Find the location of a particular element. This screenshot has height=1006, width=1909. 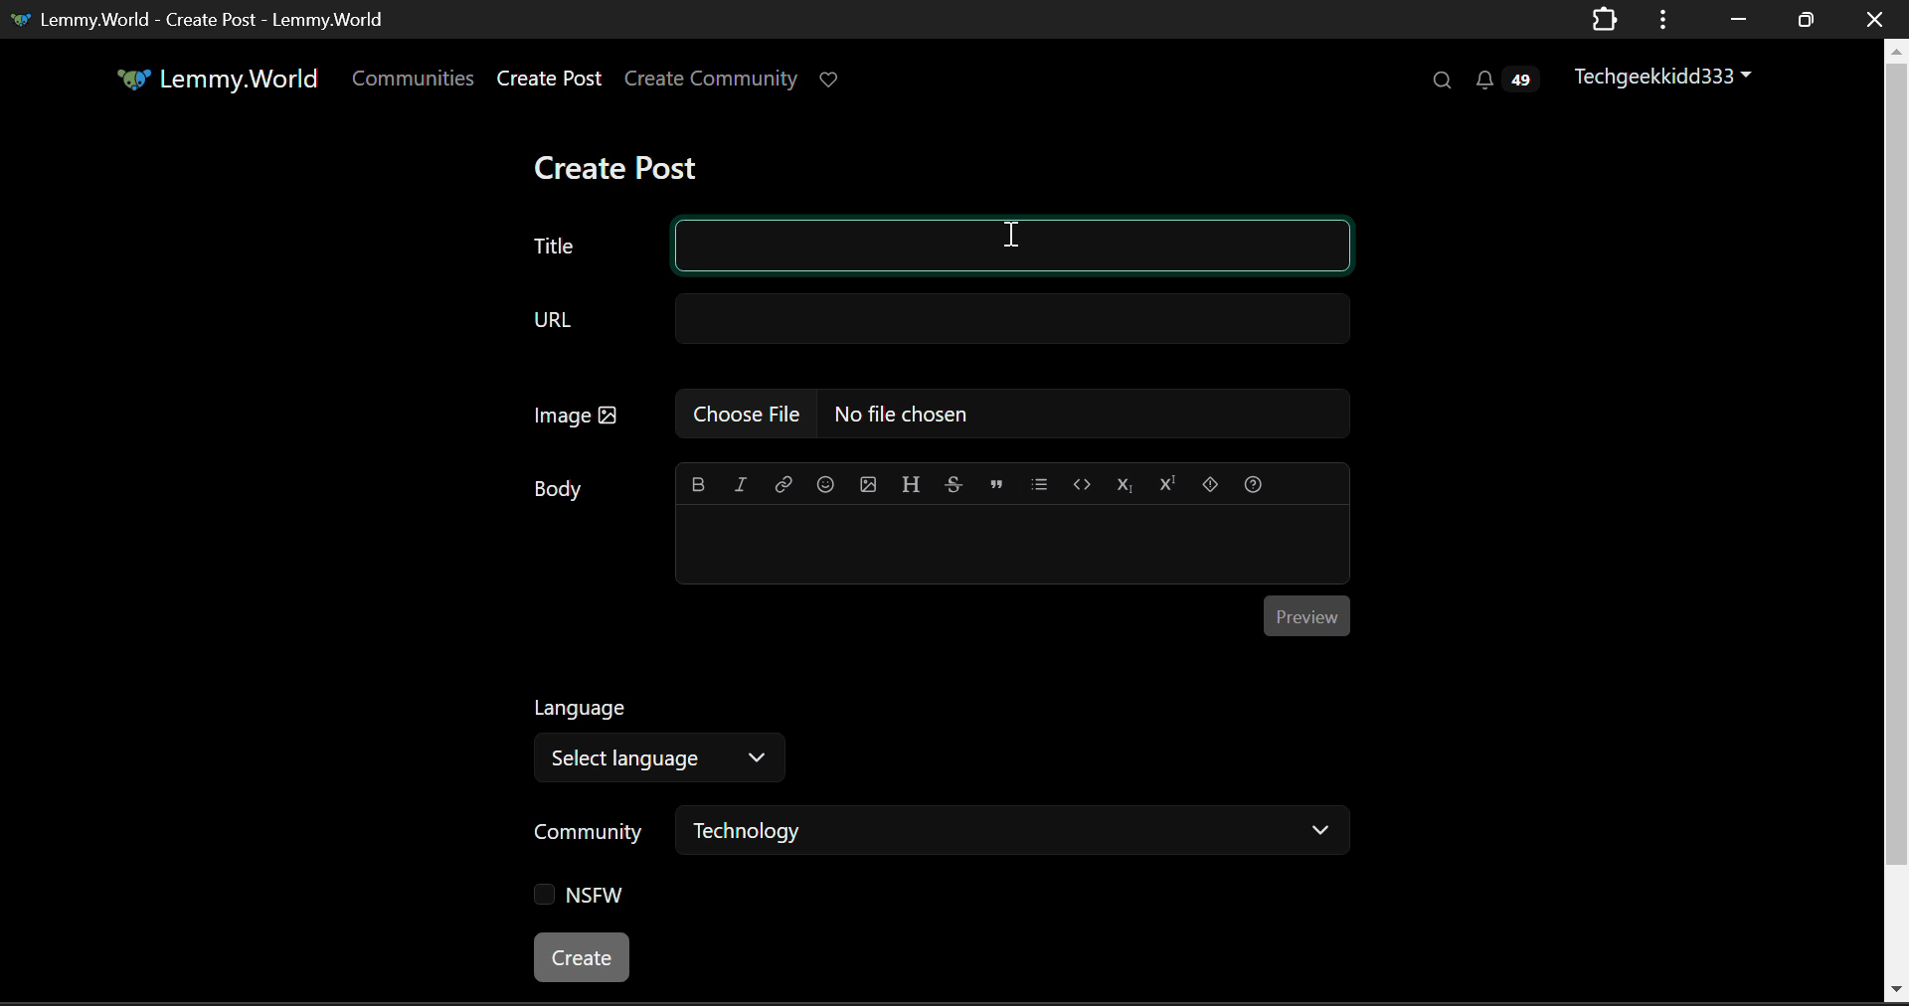

Link is located at coordinates (781, 486).